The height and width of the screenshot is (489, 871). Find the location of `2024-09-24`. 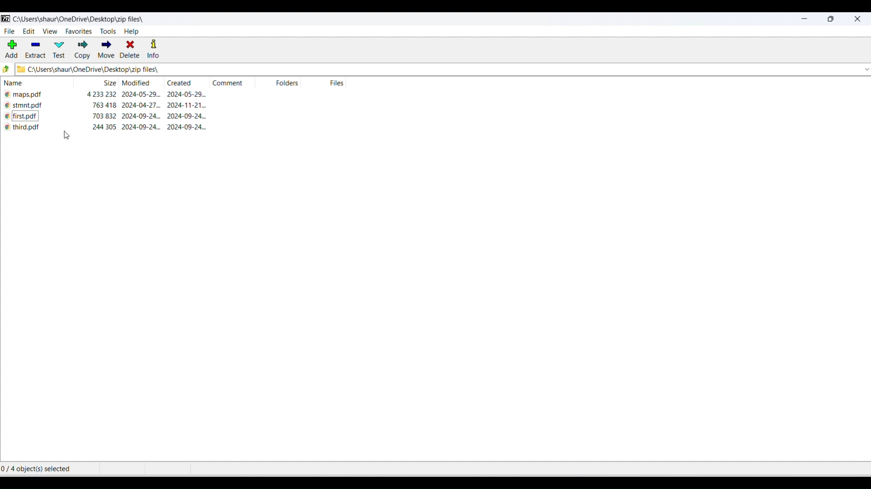

2024-09-24 is located at coordinates (139, 128).